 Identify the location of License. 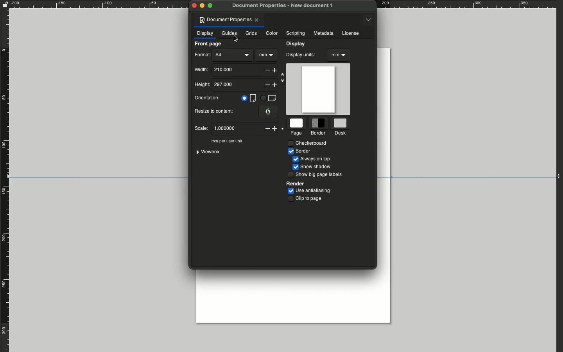
(350, 33).